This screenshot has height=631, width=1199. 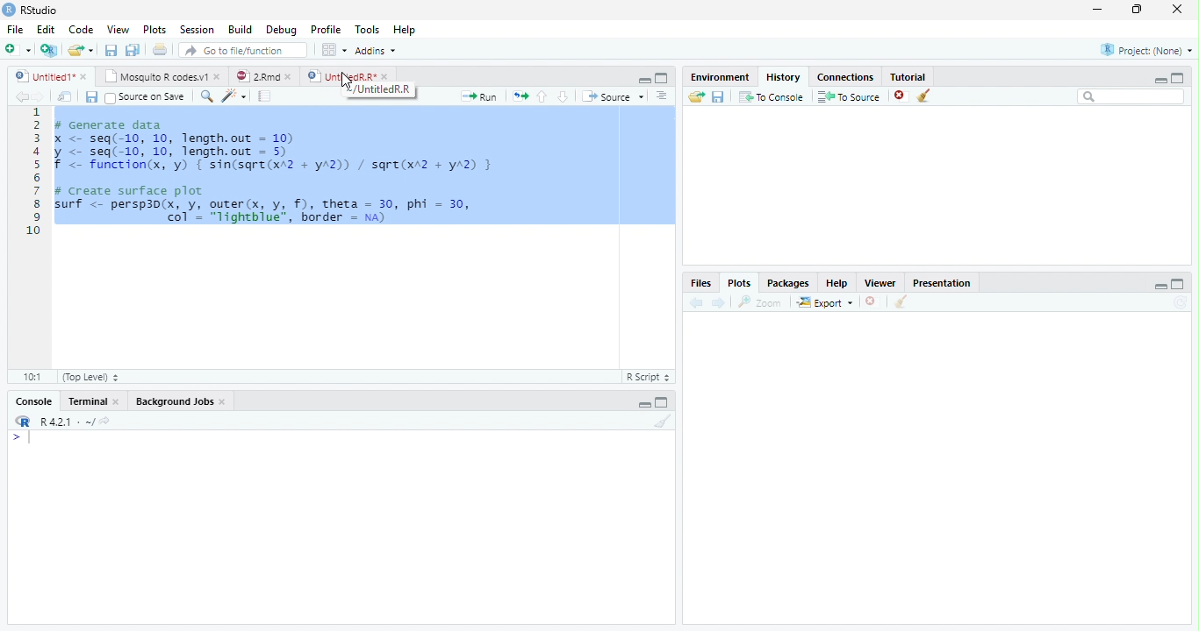 What do you see at coordinates (21, 421) in the screenshot?
I see `R` at bounding box center [21, 421].